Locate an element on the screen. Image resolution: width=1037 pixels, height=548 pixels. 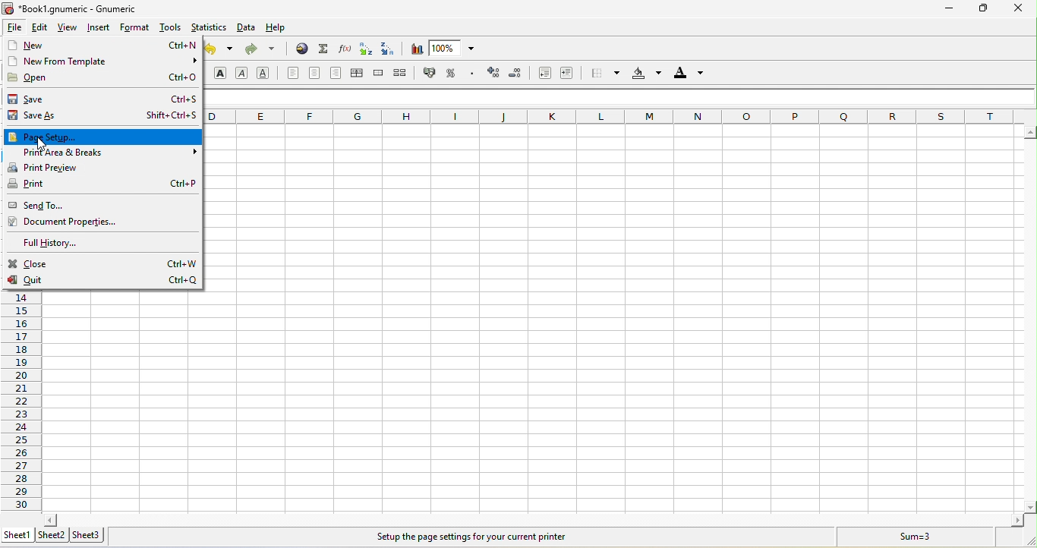
sum =3 is located at coordinates (906, 537).